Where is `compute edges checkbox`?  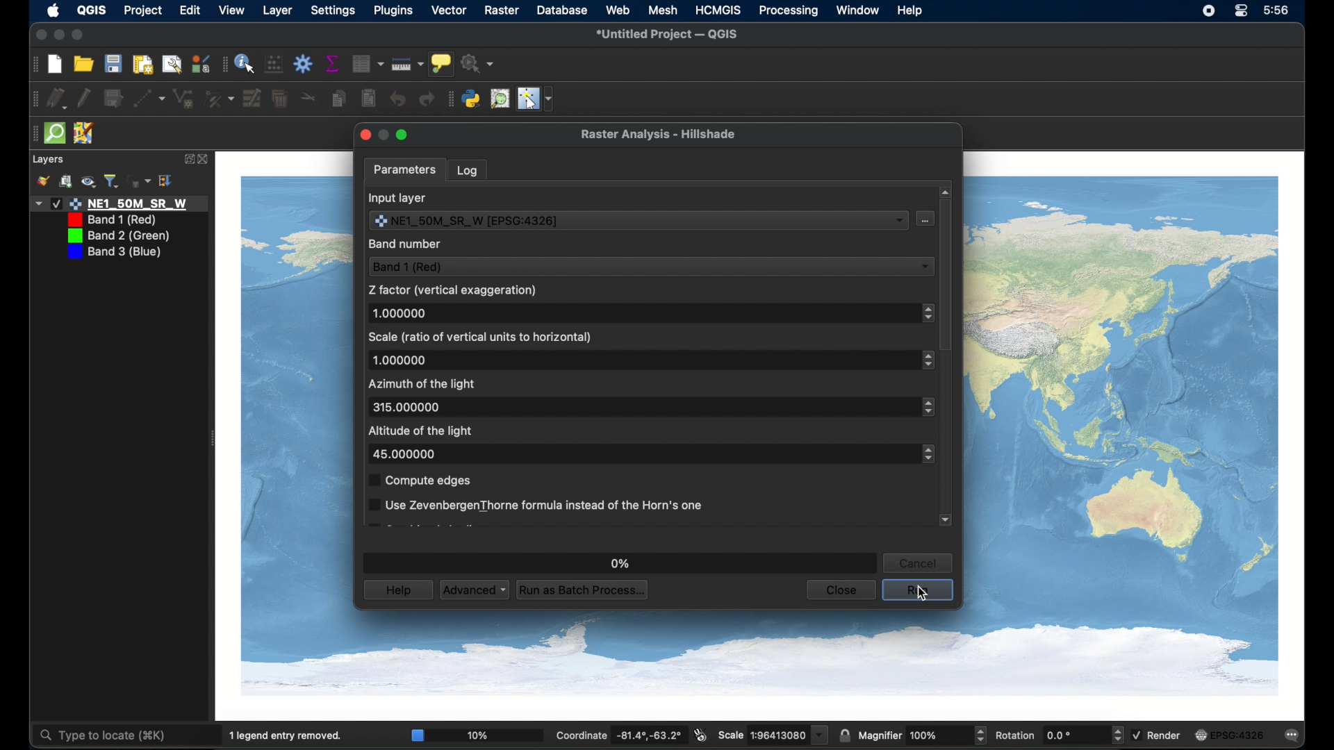 compute edges checkbox is located at coordinates (422, 481).